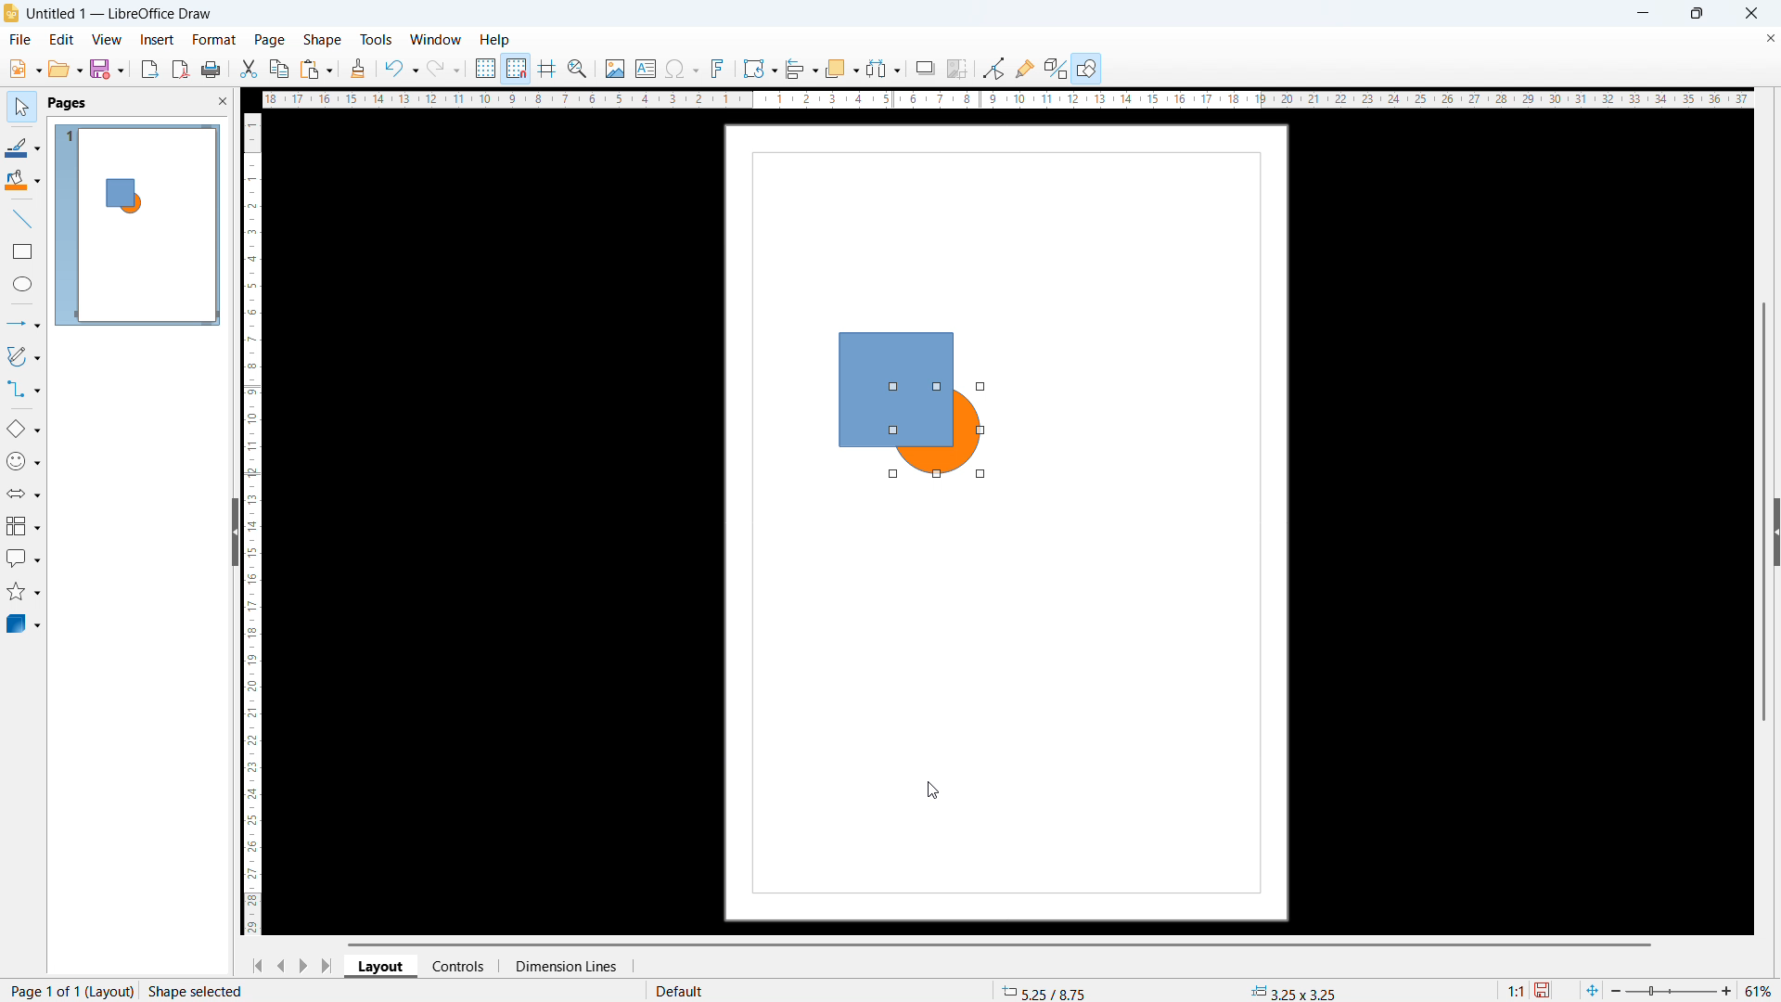 This screenshot has width=1781, height=1002. What do you see at coordinates (154, 992) in the screenshot?
I see `Page number ` at bounding box center [154, 992].